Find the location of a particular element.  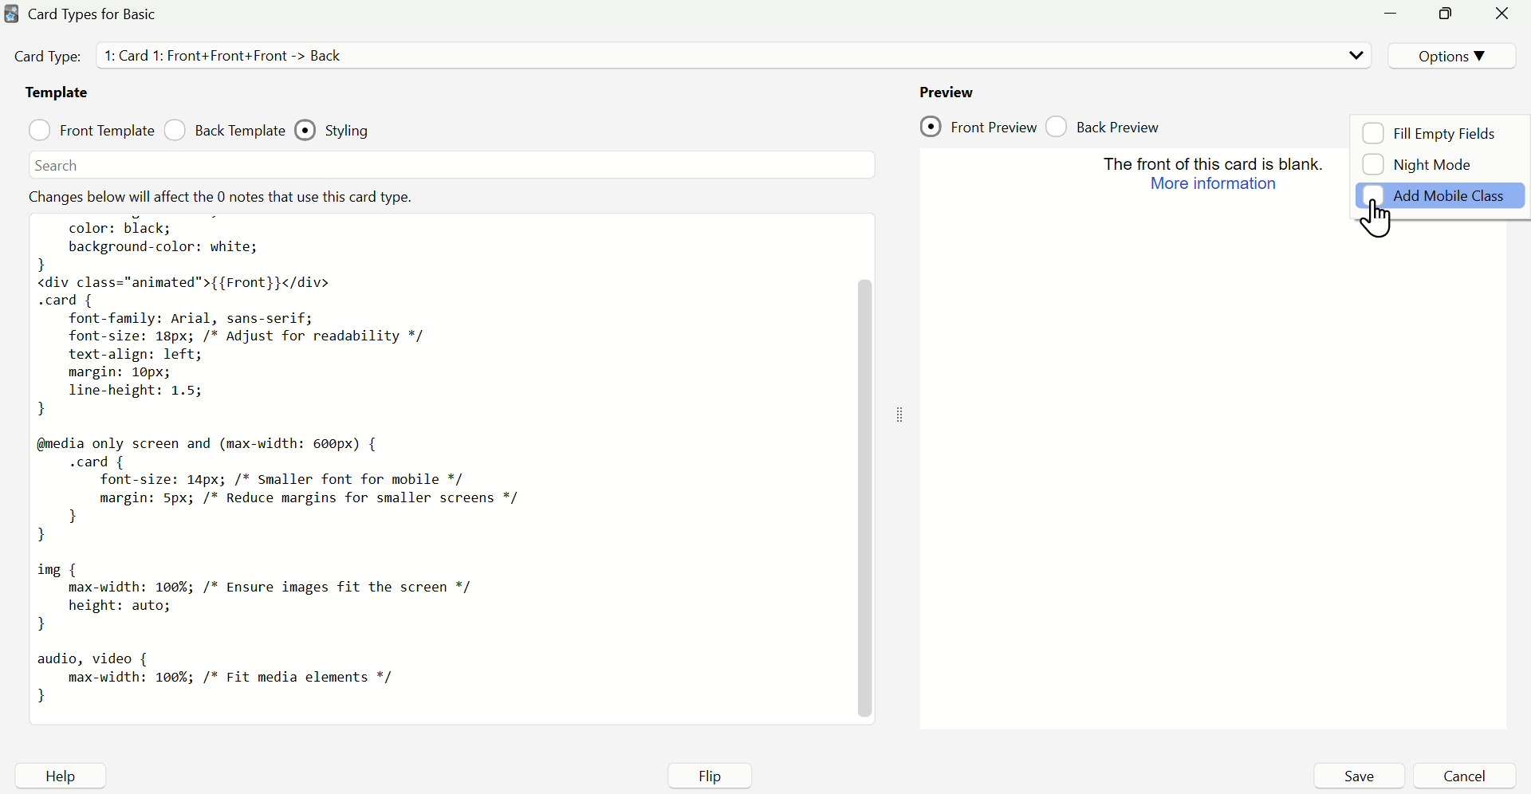

Fill Empty Fields is located at coordinates (1433, 132).